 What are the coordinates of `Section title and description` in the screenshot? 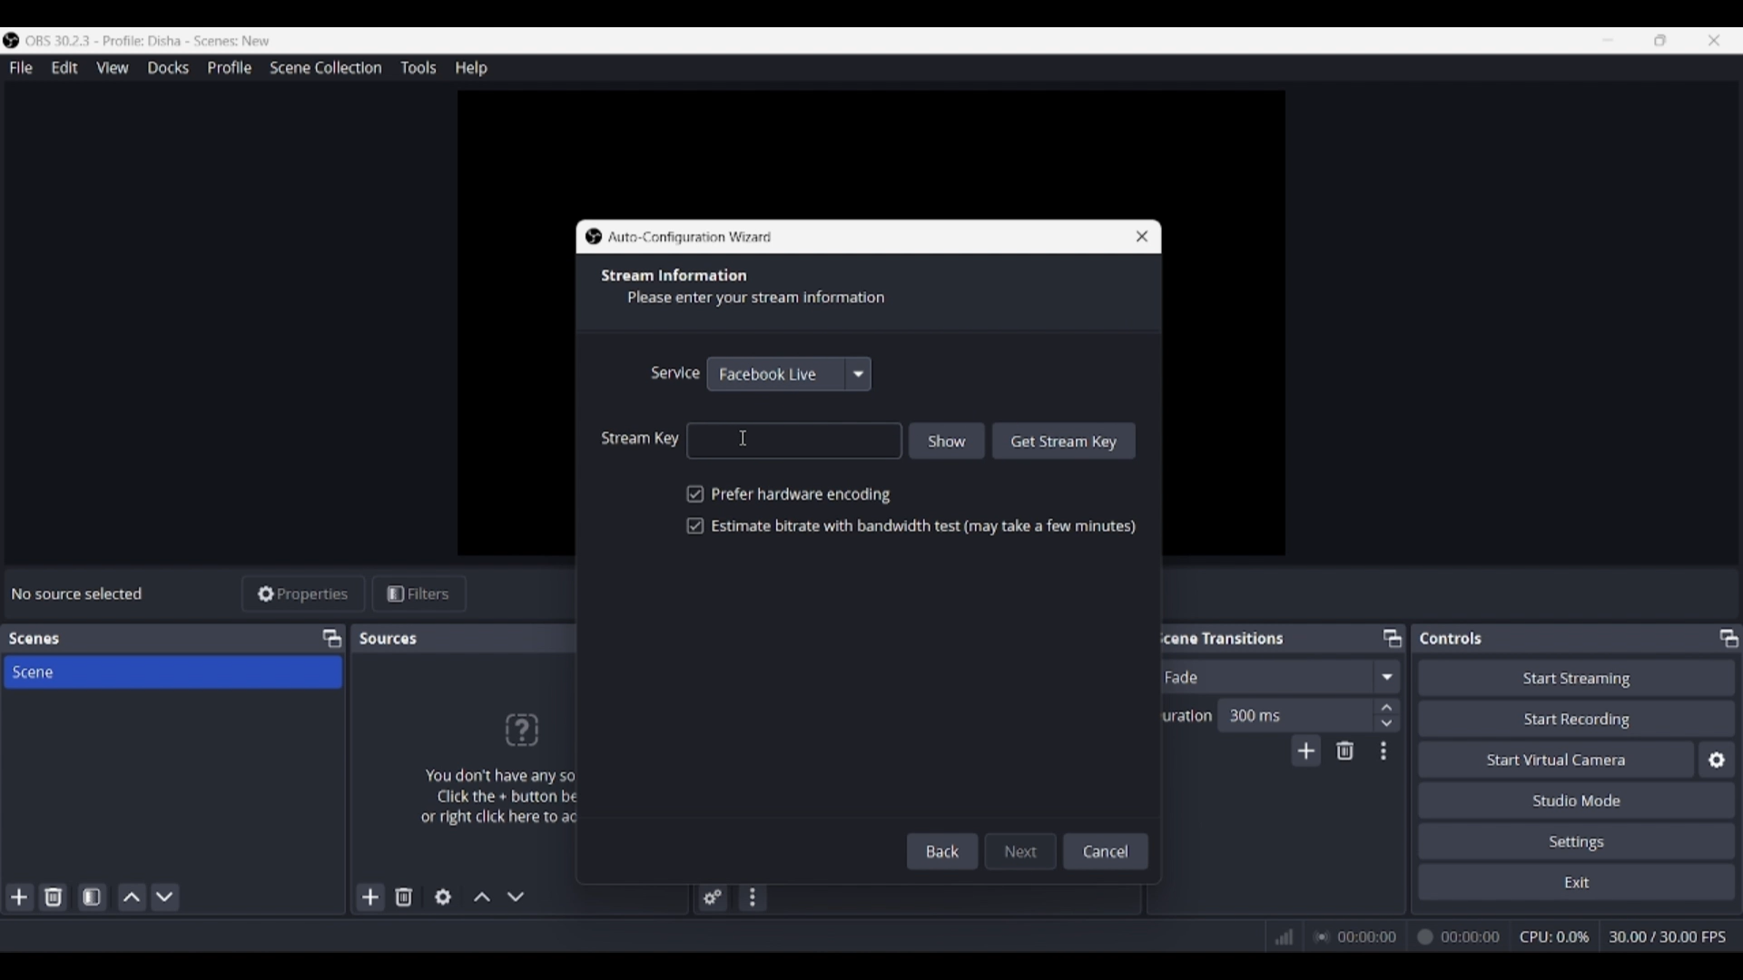 It's located at (752, 289).